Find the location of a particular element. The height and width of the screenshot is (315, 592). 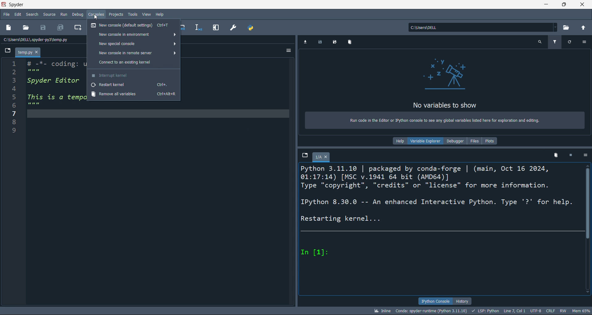

delete variables is located at coordinates (350, 43).